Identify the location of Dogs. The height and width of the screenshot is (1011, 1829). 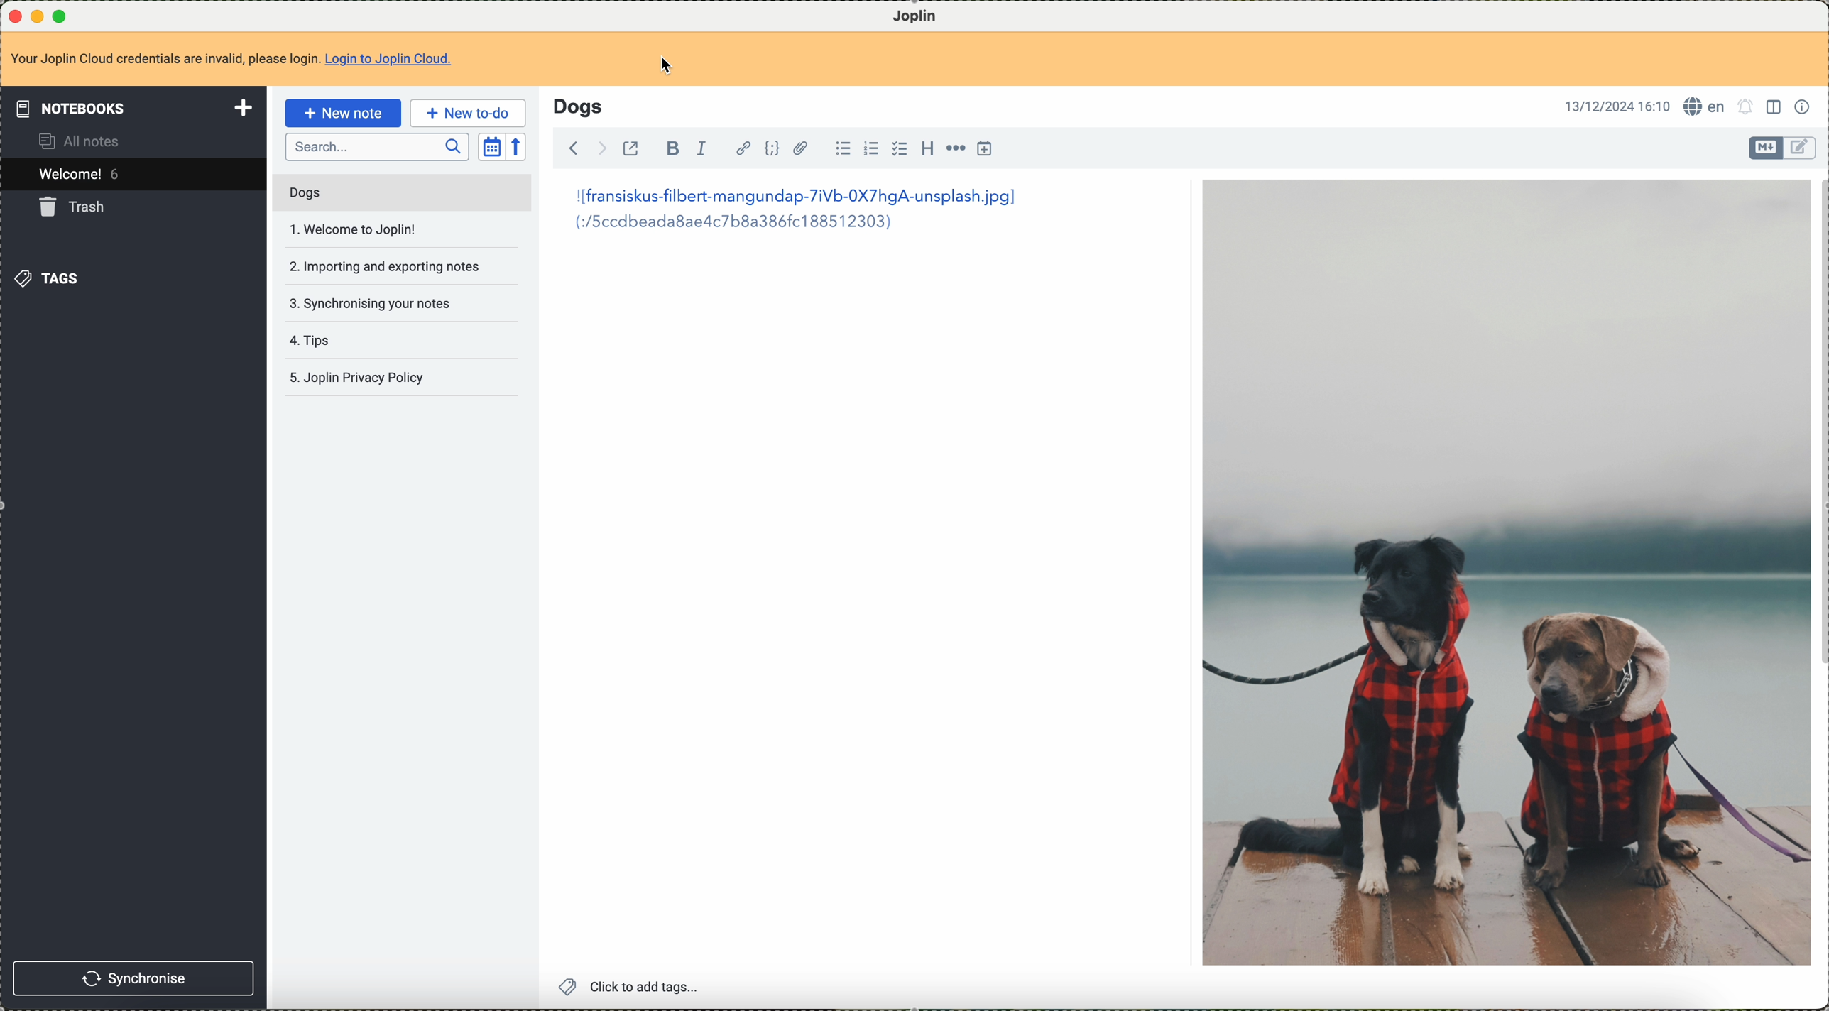
(349, 190).